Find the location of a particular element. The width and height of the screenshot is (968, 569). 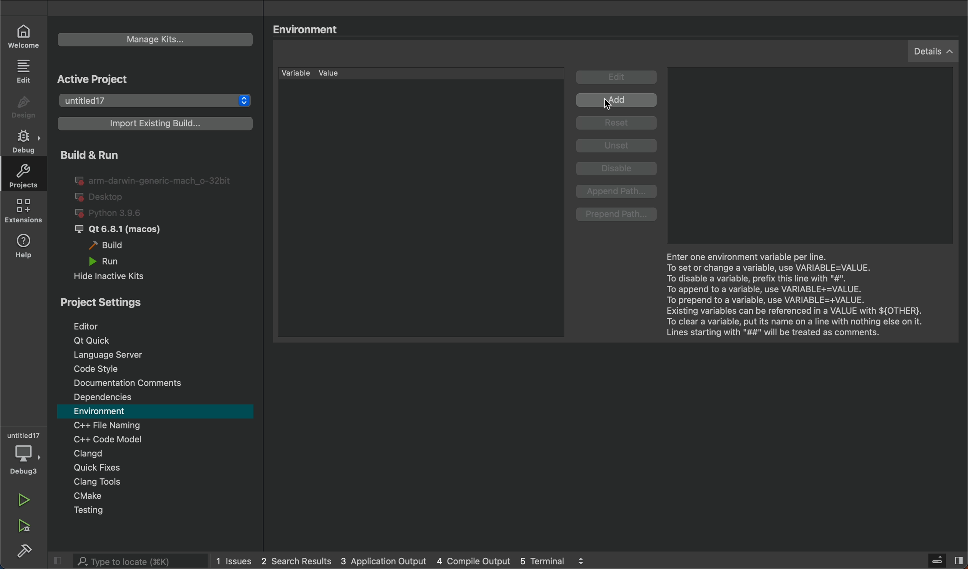

file naming is located at coordinates (157, 425).